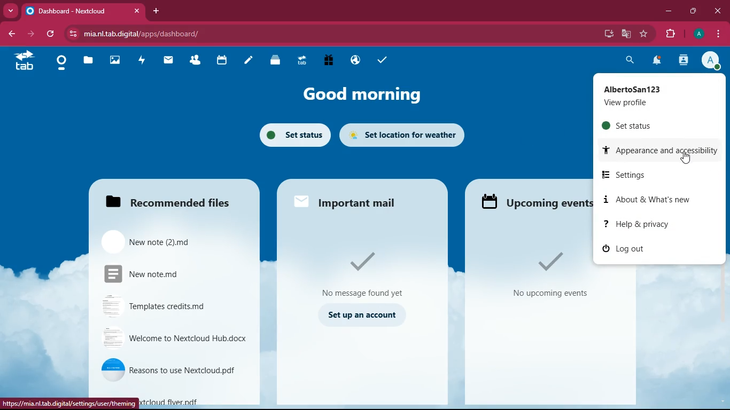 The height and width of the screenshot is (410, 730). I want to click on recommended files, so click(176, 202).